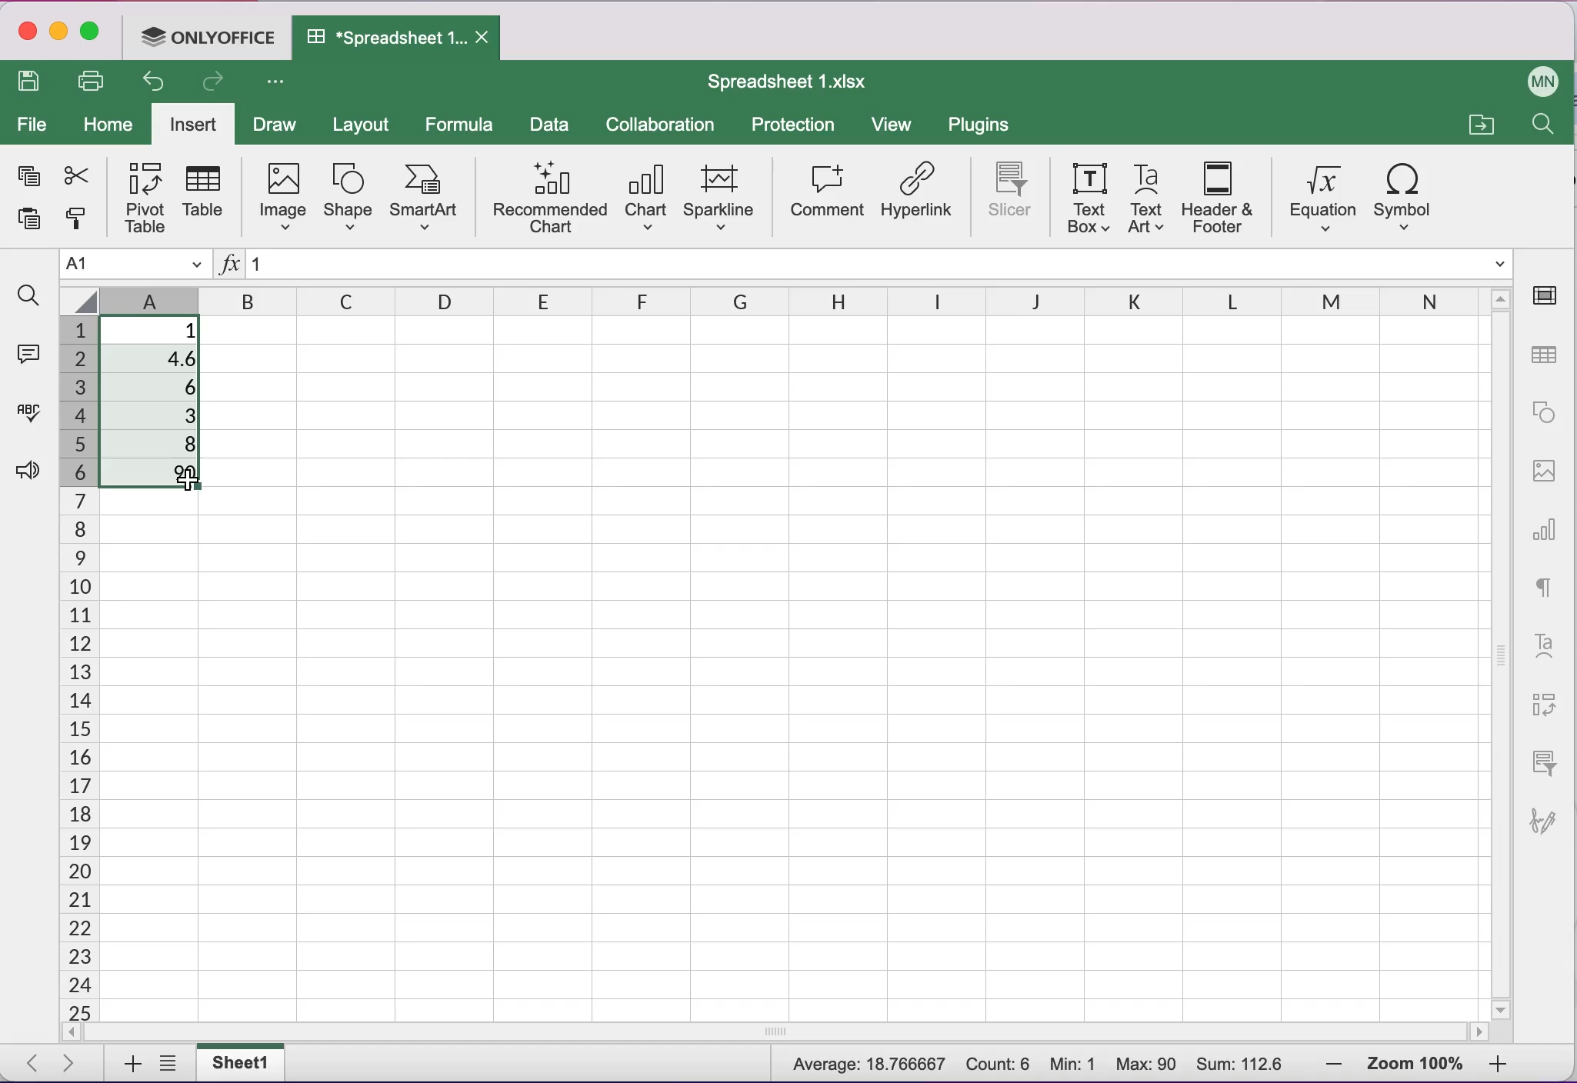 The height and width of the screenshot is (1083, 1577). I want to click on columns, so click(772, 298).